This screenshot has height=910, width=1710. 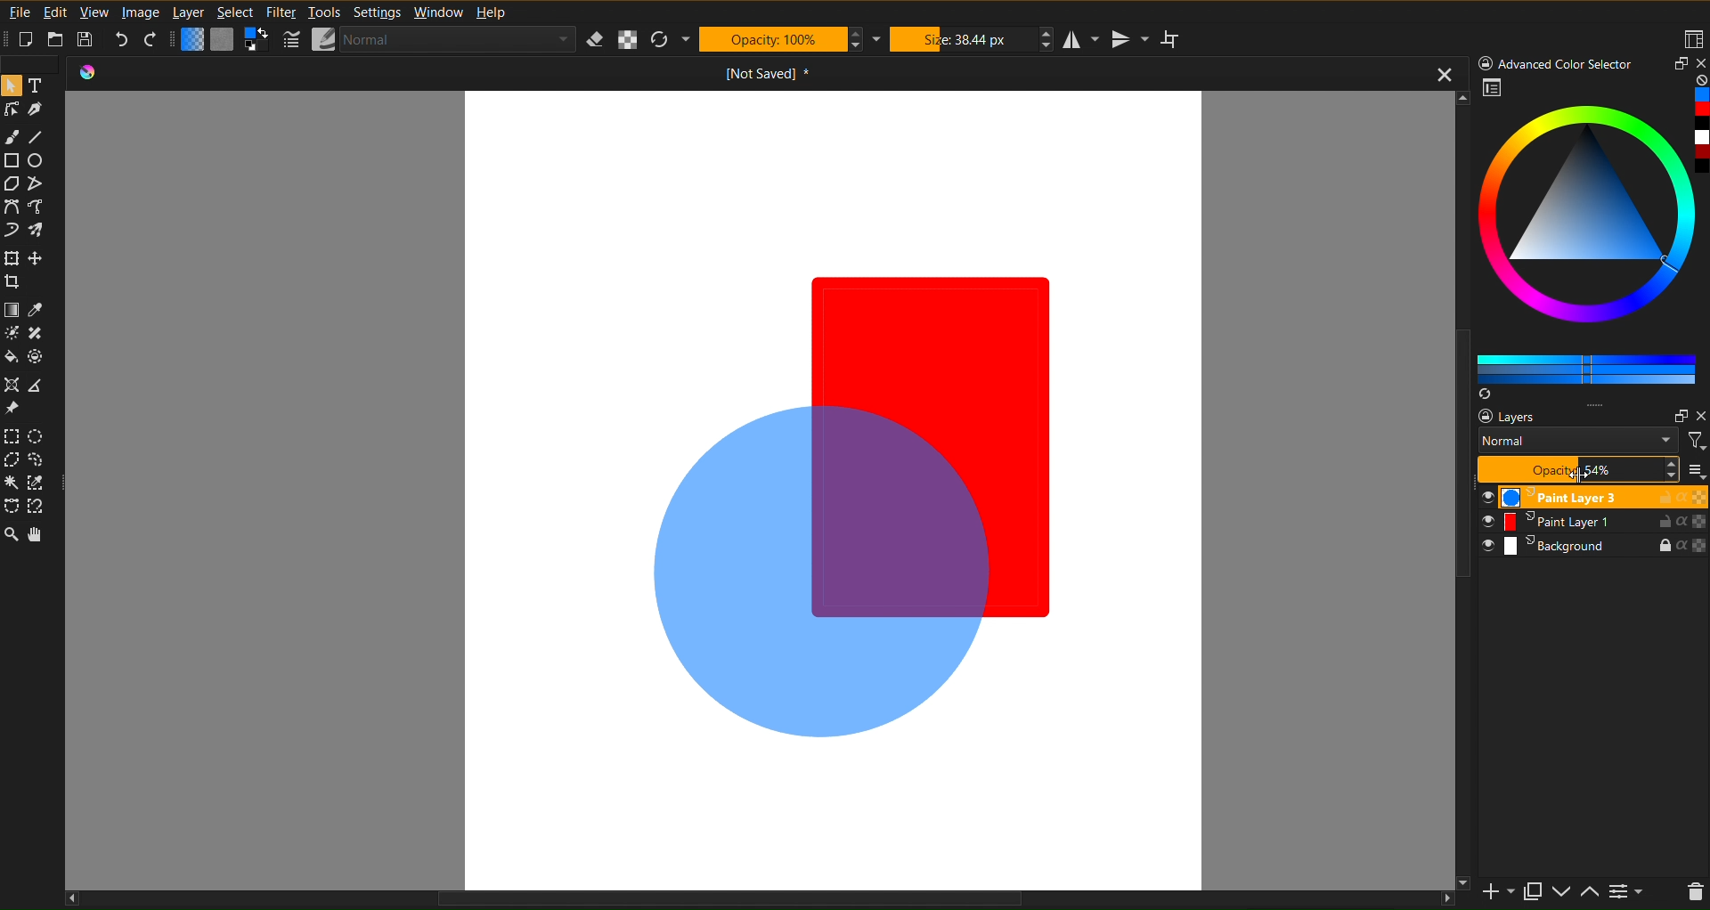 What do you see at coordinates (1087, 38) in the screenshot?
I see `Horizontal Mirror` at bounding box center [1087, 38].